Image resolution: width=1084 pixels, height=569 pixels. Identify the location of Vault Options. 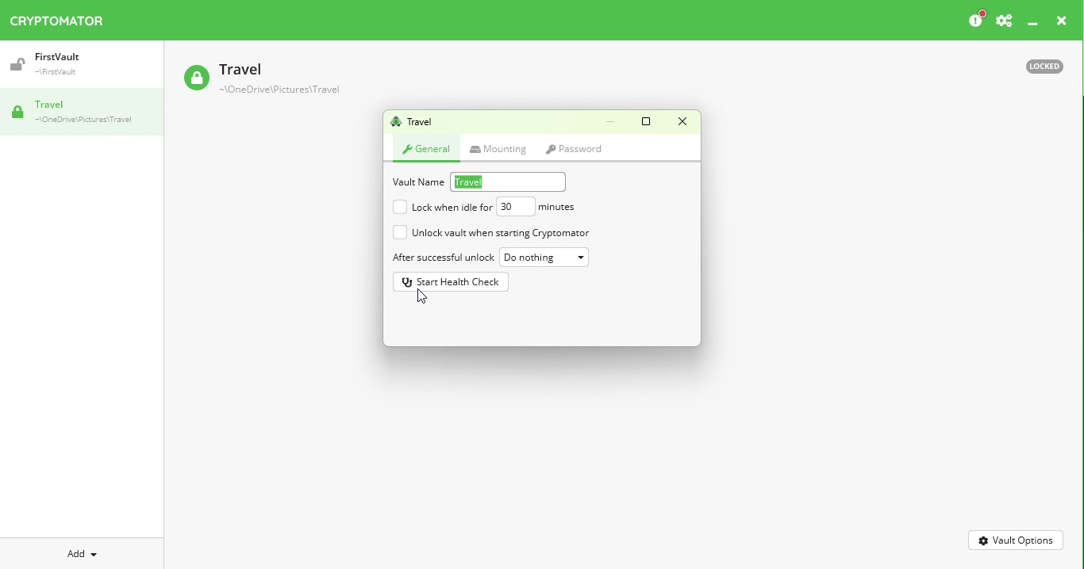
(1001, 538).